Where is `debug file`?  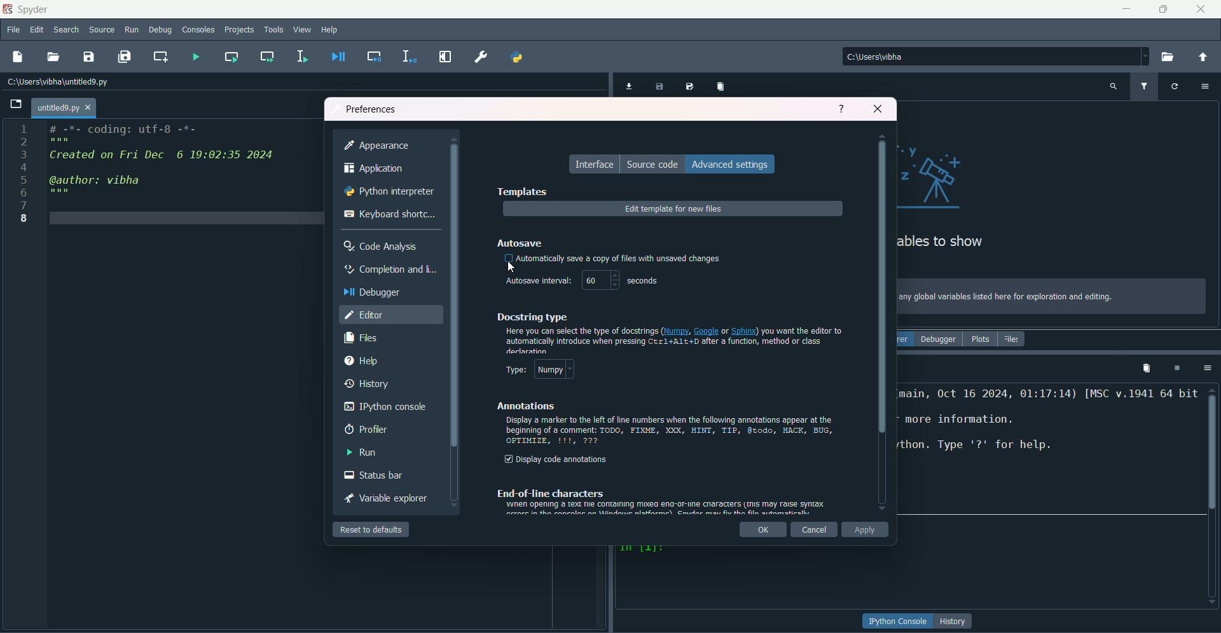
debug file is located at coordinates (335, 57).